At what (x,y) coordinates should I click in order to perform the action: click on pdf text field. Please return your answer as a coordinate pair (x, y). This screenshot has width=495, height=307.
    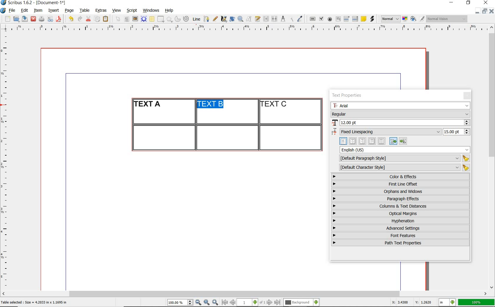
    Looking at the image, I should click on (338, 19).